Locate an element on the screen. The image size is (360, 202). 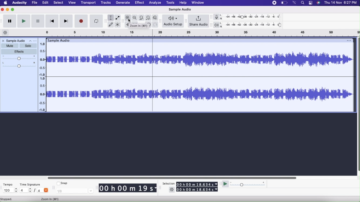
1/8 is located at coordinates (75, 191).